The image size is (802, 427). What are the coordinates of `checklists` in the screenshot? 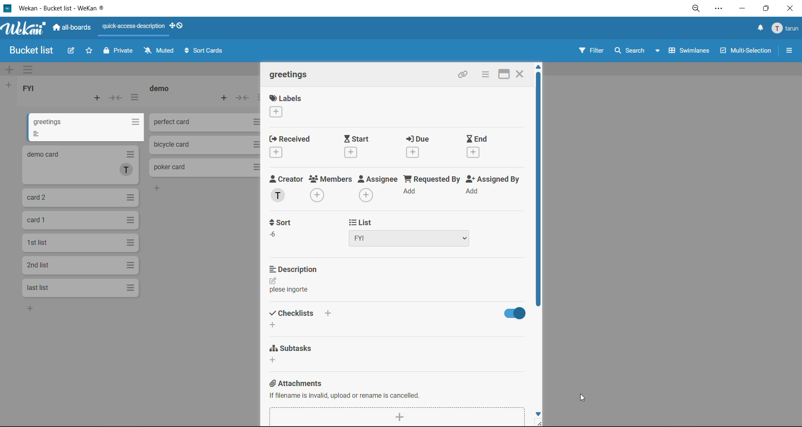 It's located at (289, 317).